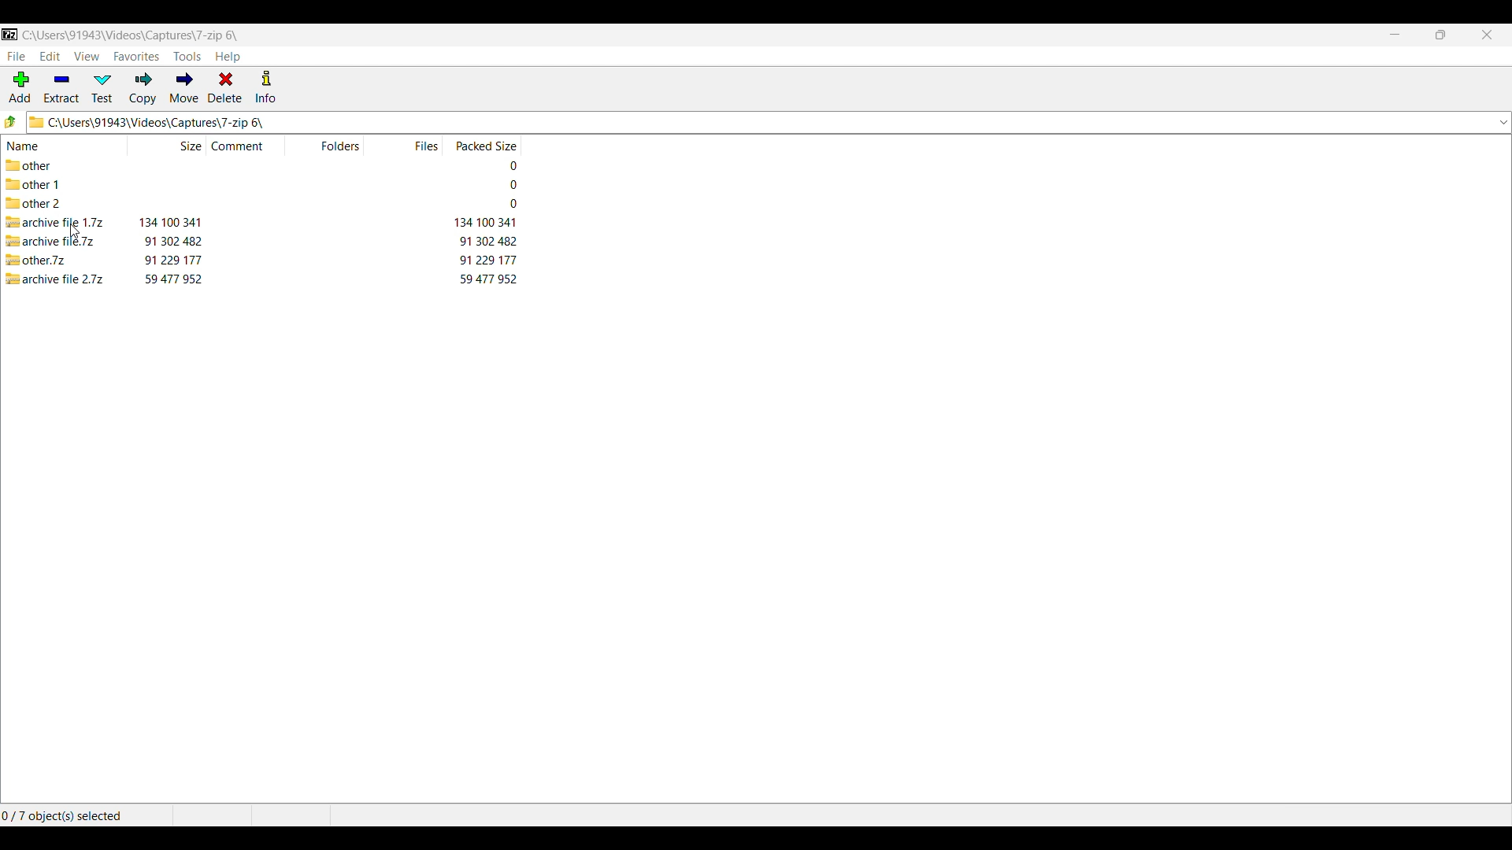  Describe the element at coordinates (54, 223) in the screenshot. I see `archive file 1.7z ` at that location.